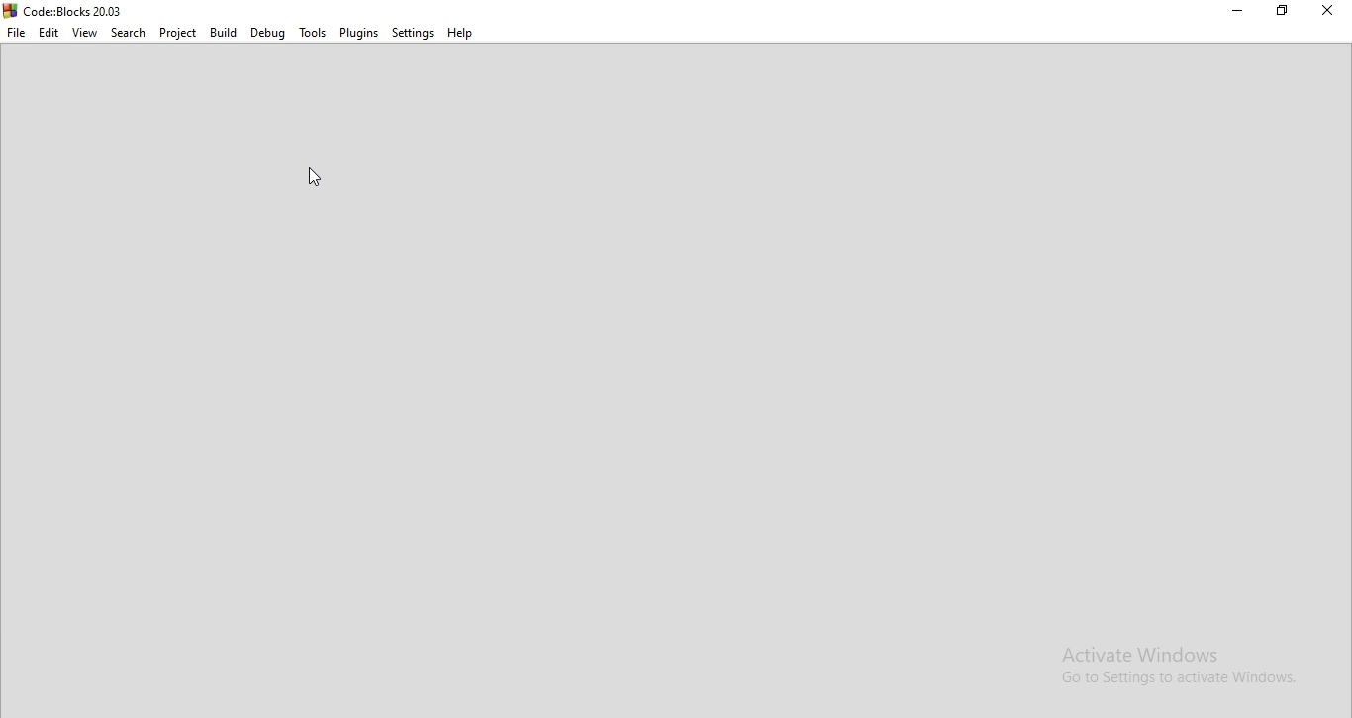  What do you see at coordinates (412, 32) in the screenshot?
I see `Settings ` at bounding box center [412, 32].